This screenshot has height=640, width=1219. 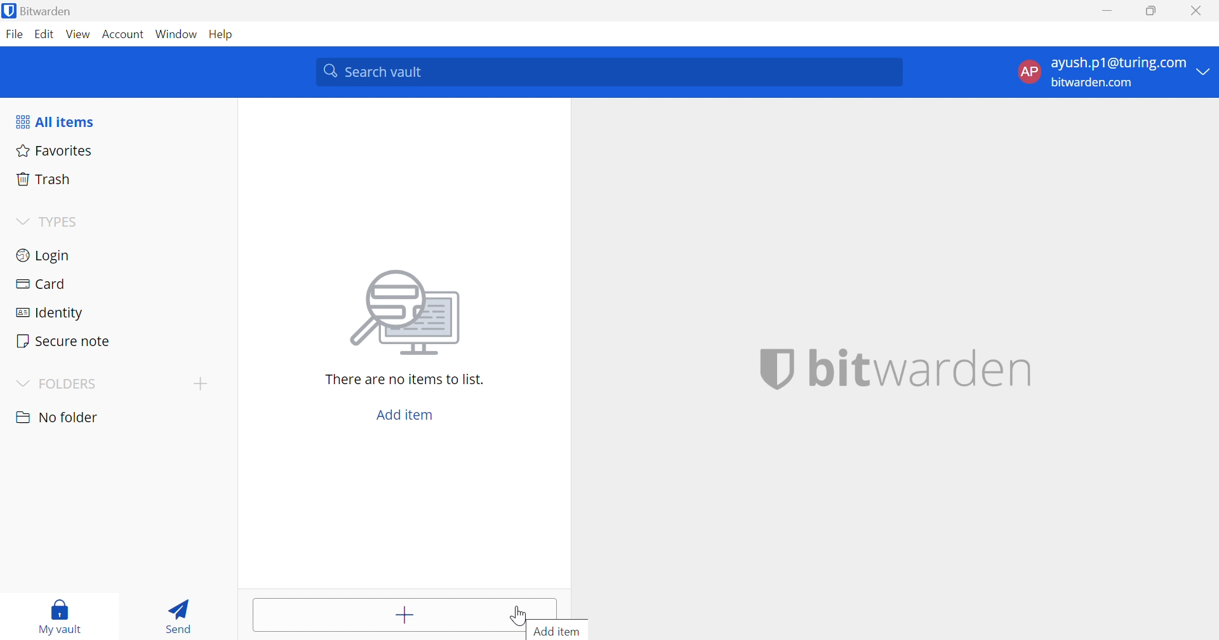 What do you see at coordinates (1095, 83) in the screenshot?
I see `bitwarden.com` at bounding box center [1095, 83].